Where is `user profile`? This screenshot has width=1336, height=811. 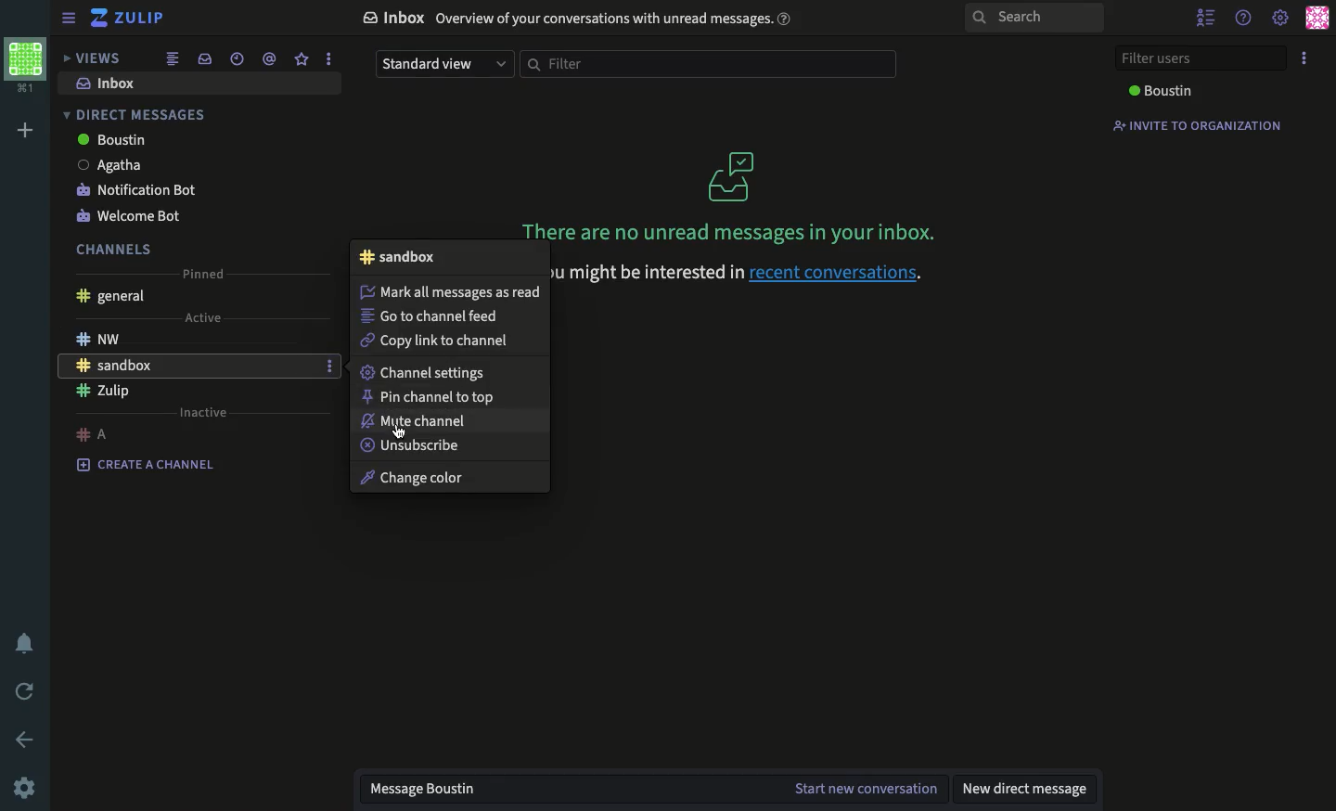 user profile is located at coordinates (1319, 16).